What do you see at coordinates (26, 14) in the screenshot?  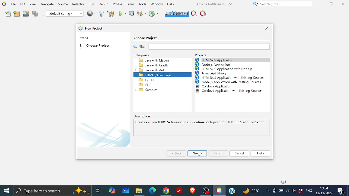 I see `Open project` at bounding box center [26, 14].